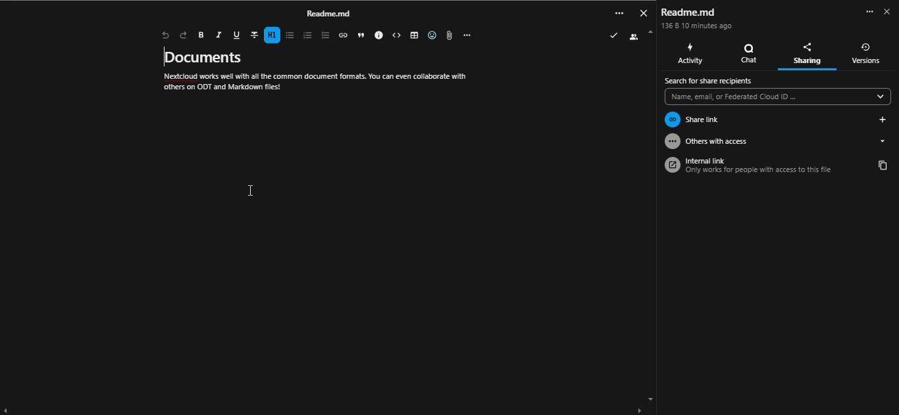  Describe the element at coordinates (467, 36) in the screenshot. I see `more` at that location.